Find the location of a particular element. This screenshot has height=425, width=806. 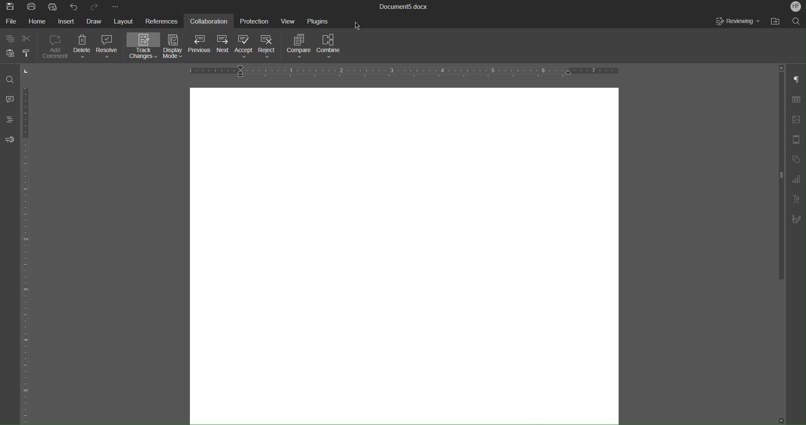

Feedback and Support is located at coordinates (11, 143).